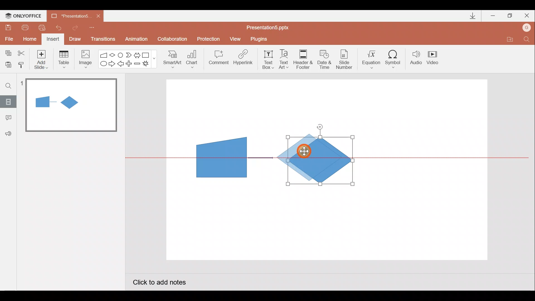 The image size is (535, 301). What do you see at coordinates (52, 39) in the screenshot?
I see `Insert` at bounding box center [52, 39].